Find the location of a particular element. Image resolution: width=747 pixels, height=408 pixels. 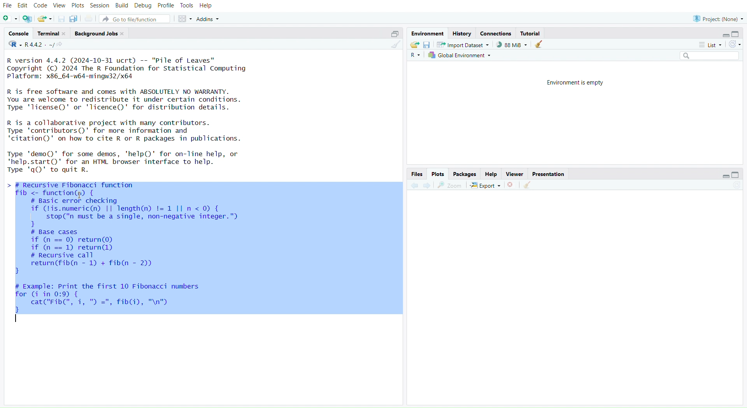

new script is located at coordinates (10, 19).